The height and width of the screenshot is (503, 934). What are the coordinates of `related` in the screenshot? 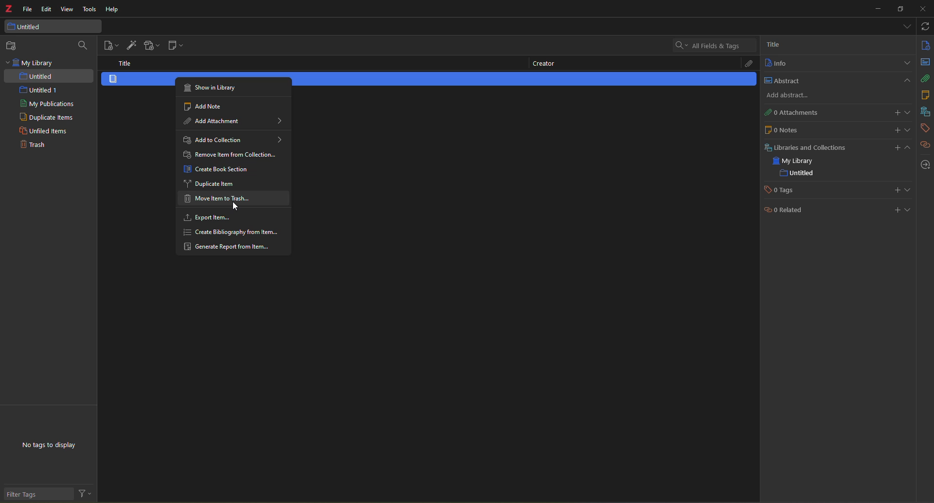 It's located at (926, 145).